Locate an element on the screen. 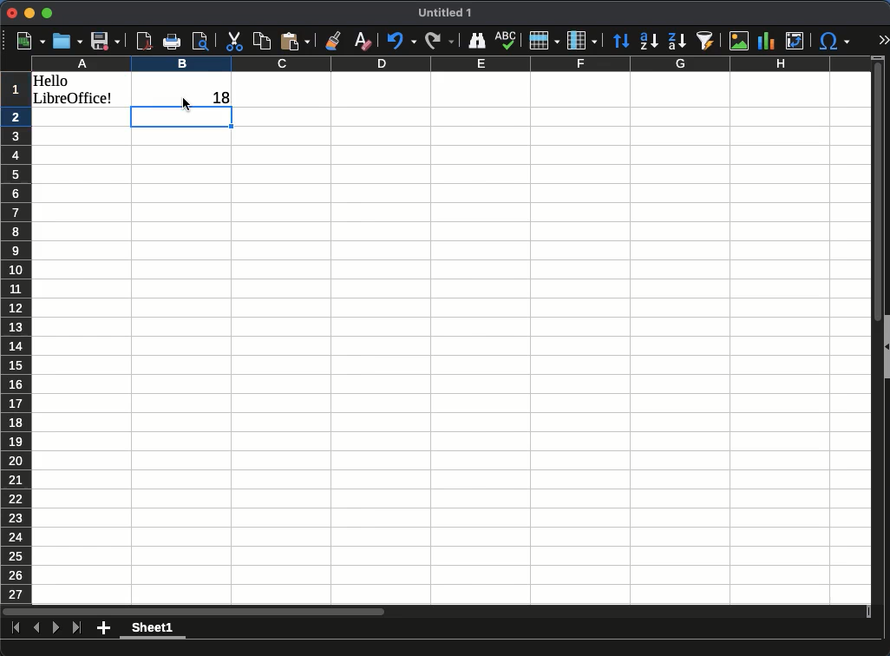 The width and height of the screenshot is (890, 656). selected cell is located at coordinates (182, 118).